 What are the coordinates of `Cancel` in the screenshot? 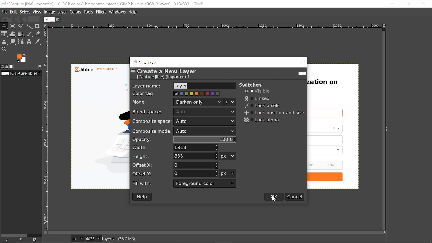 It's located at (295, 197).